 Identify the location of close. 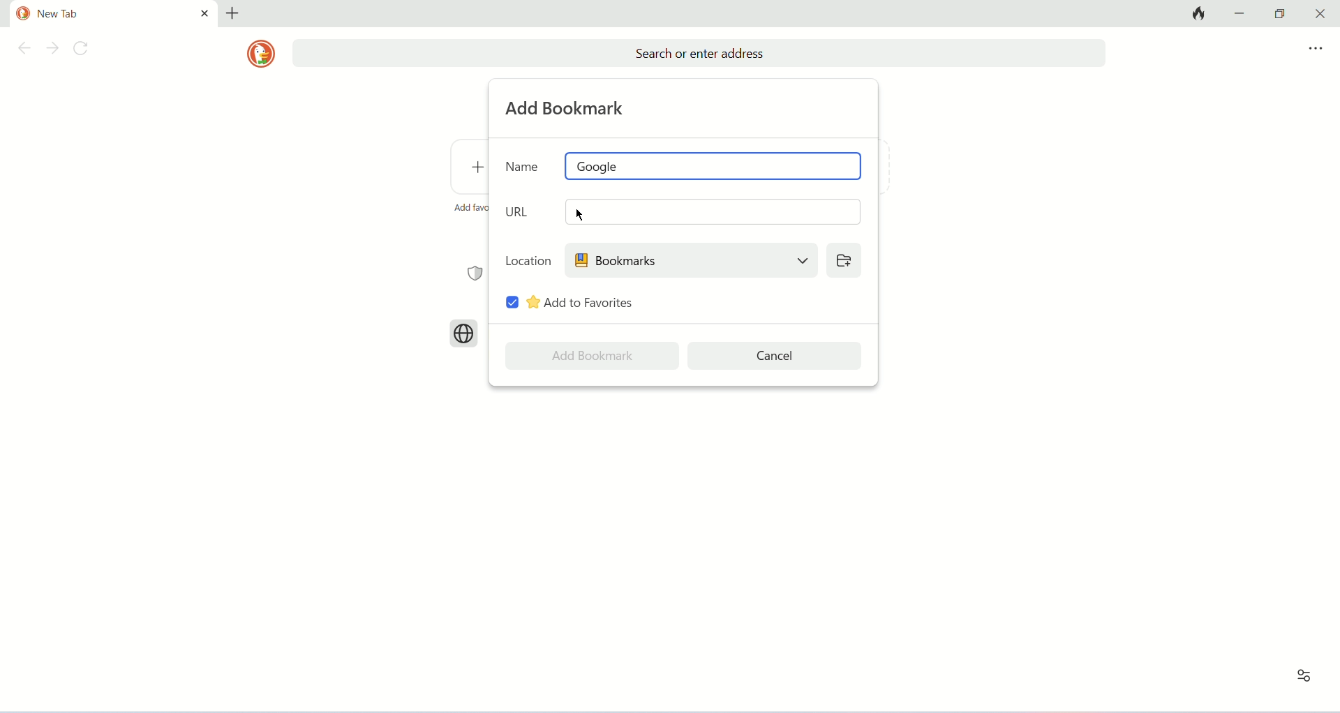
(1317, 14).